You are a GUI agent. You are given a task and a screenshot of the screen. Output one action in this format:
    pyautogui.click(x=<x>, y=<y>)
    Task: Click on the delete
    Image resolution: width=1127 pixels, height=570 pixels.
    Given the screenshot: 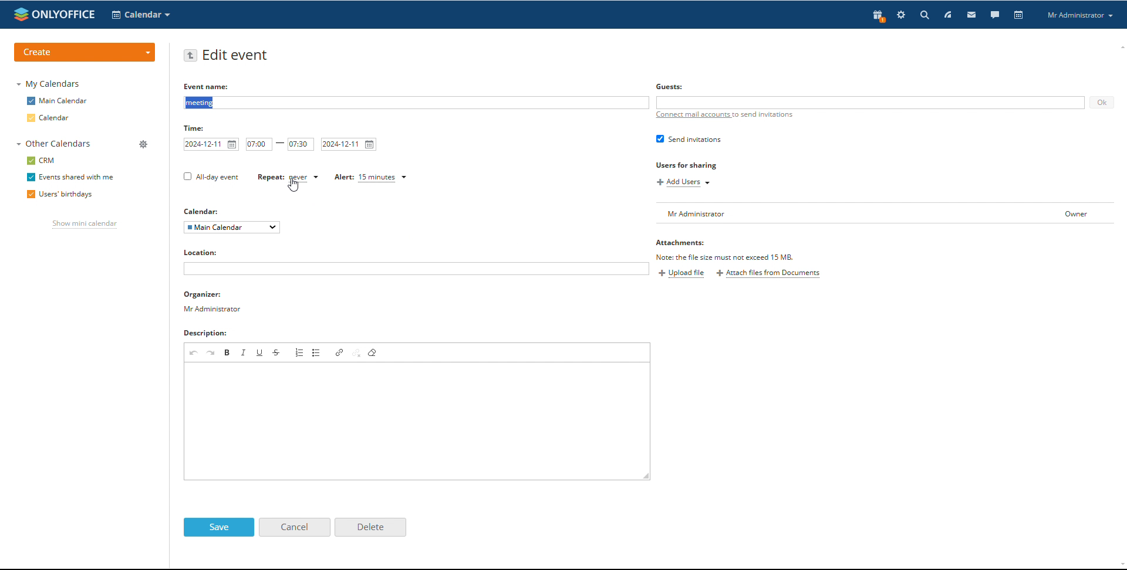 What is the action you would take?
    pyautogui.click(x=370, y=527)
    